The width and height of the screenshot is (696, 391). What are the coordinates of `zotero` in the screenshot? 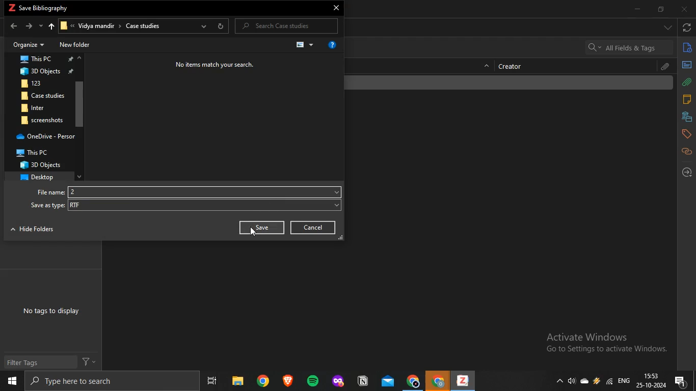 It's located at (12, 9).